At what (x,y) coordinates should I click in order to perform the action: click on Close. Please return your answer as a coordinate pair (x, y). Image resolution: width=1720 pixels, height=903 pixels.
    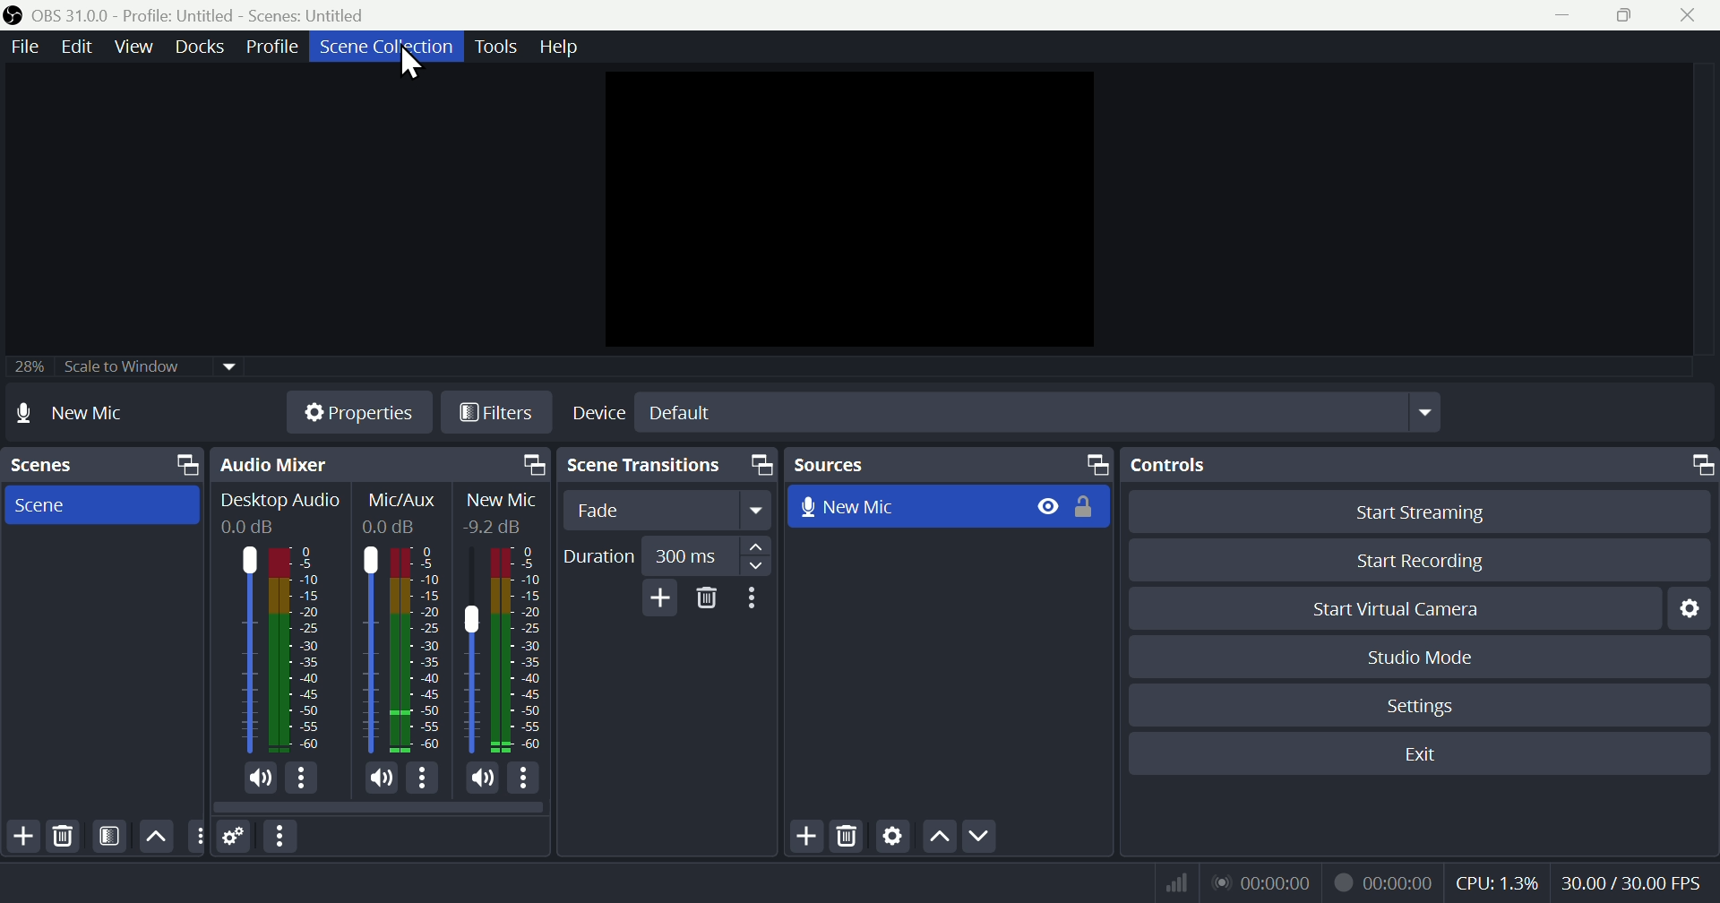
    Looking at the image, I should click on (1692, 16).